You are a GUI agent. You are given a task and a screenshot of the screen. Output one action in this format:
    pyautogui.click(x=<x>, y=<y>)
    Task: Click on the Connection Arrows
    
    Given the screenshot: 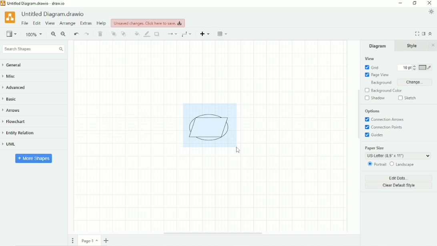 What is the action you would take?
    pyautogui.click(x=385, y=119)
    